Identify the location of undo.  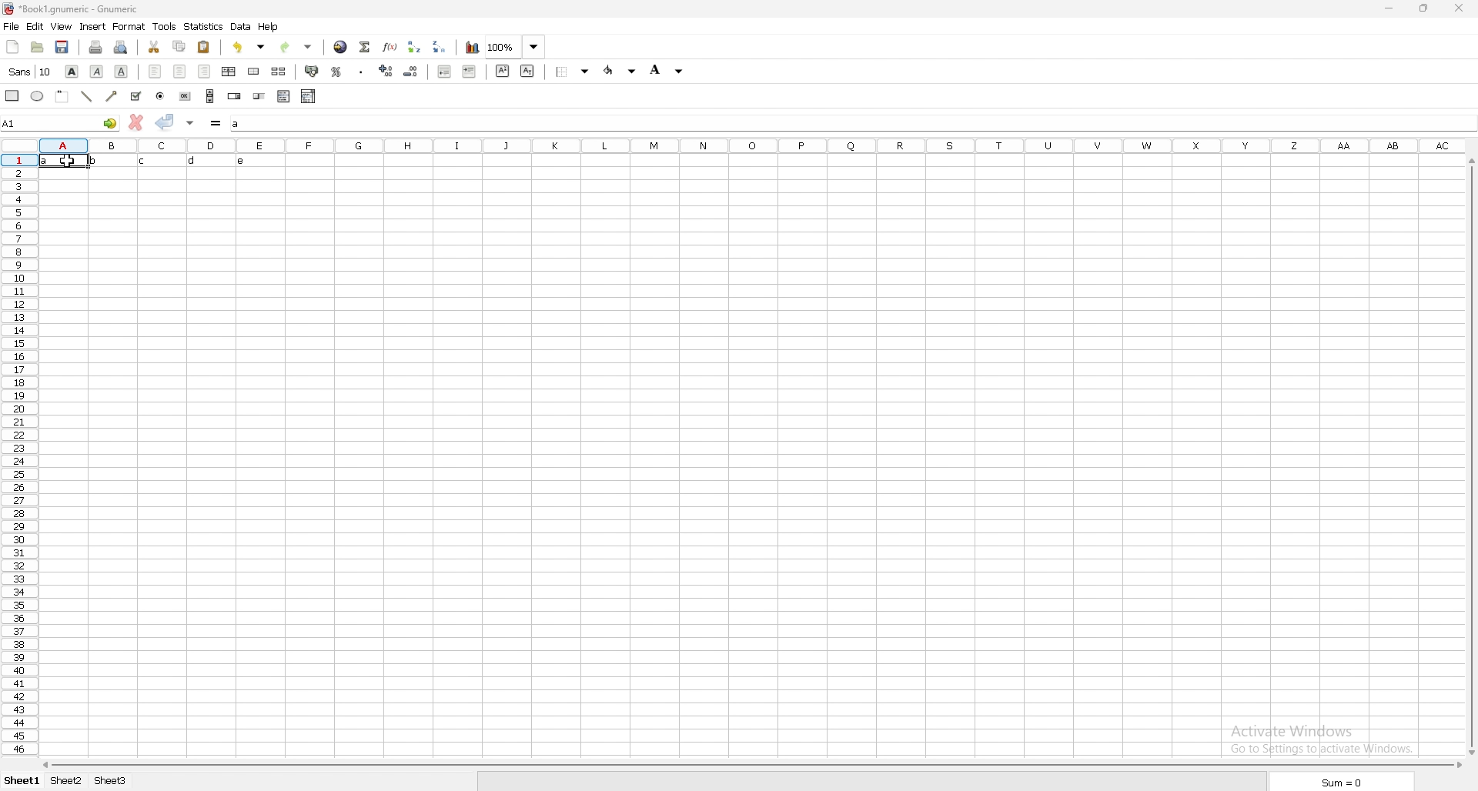
(249, 47).